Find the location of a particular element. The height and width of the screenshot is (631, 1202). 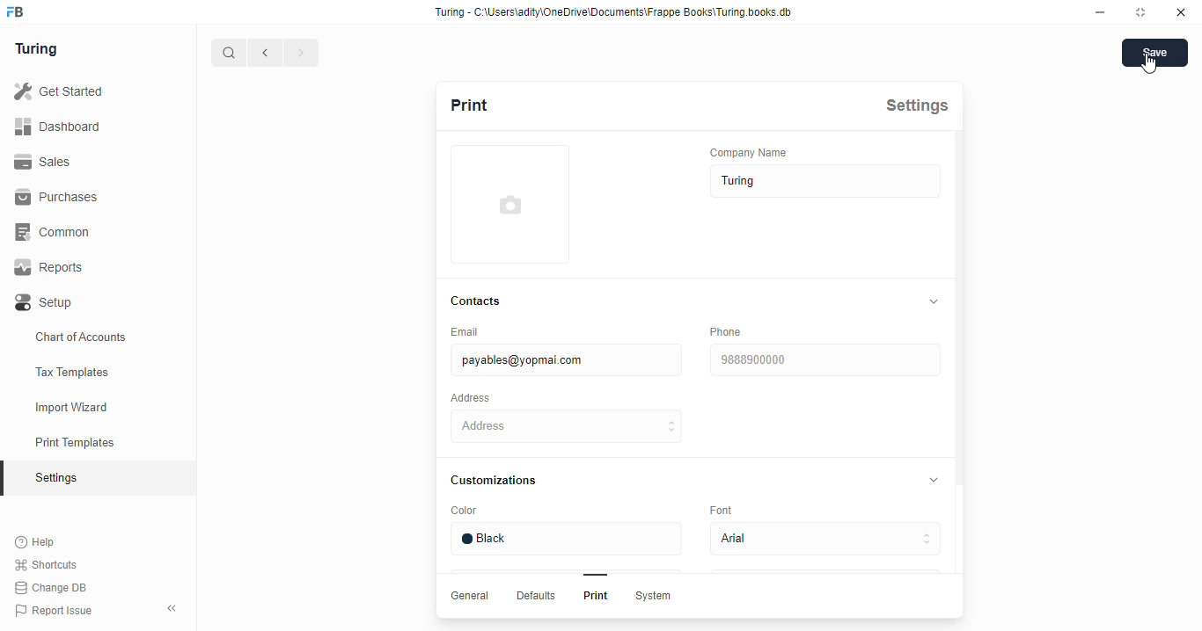

Font is located at coordinates (741, 511).